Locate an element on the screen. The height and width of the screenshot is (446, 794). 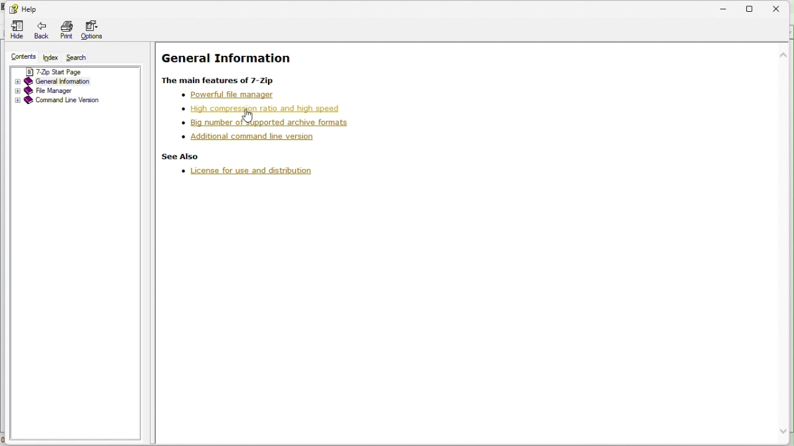
see also is located at coordinates (182, 157).